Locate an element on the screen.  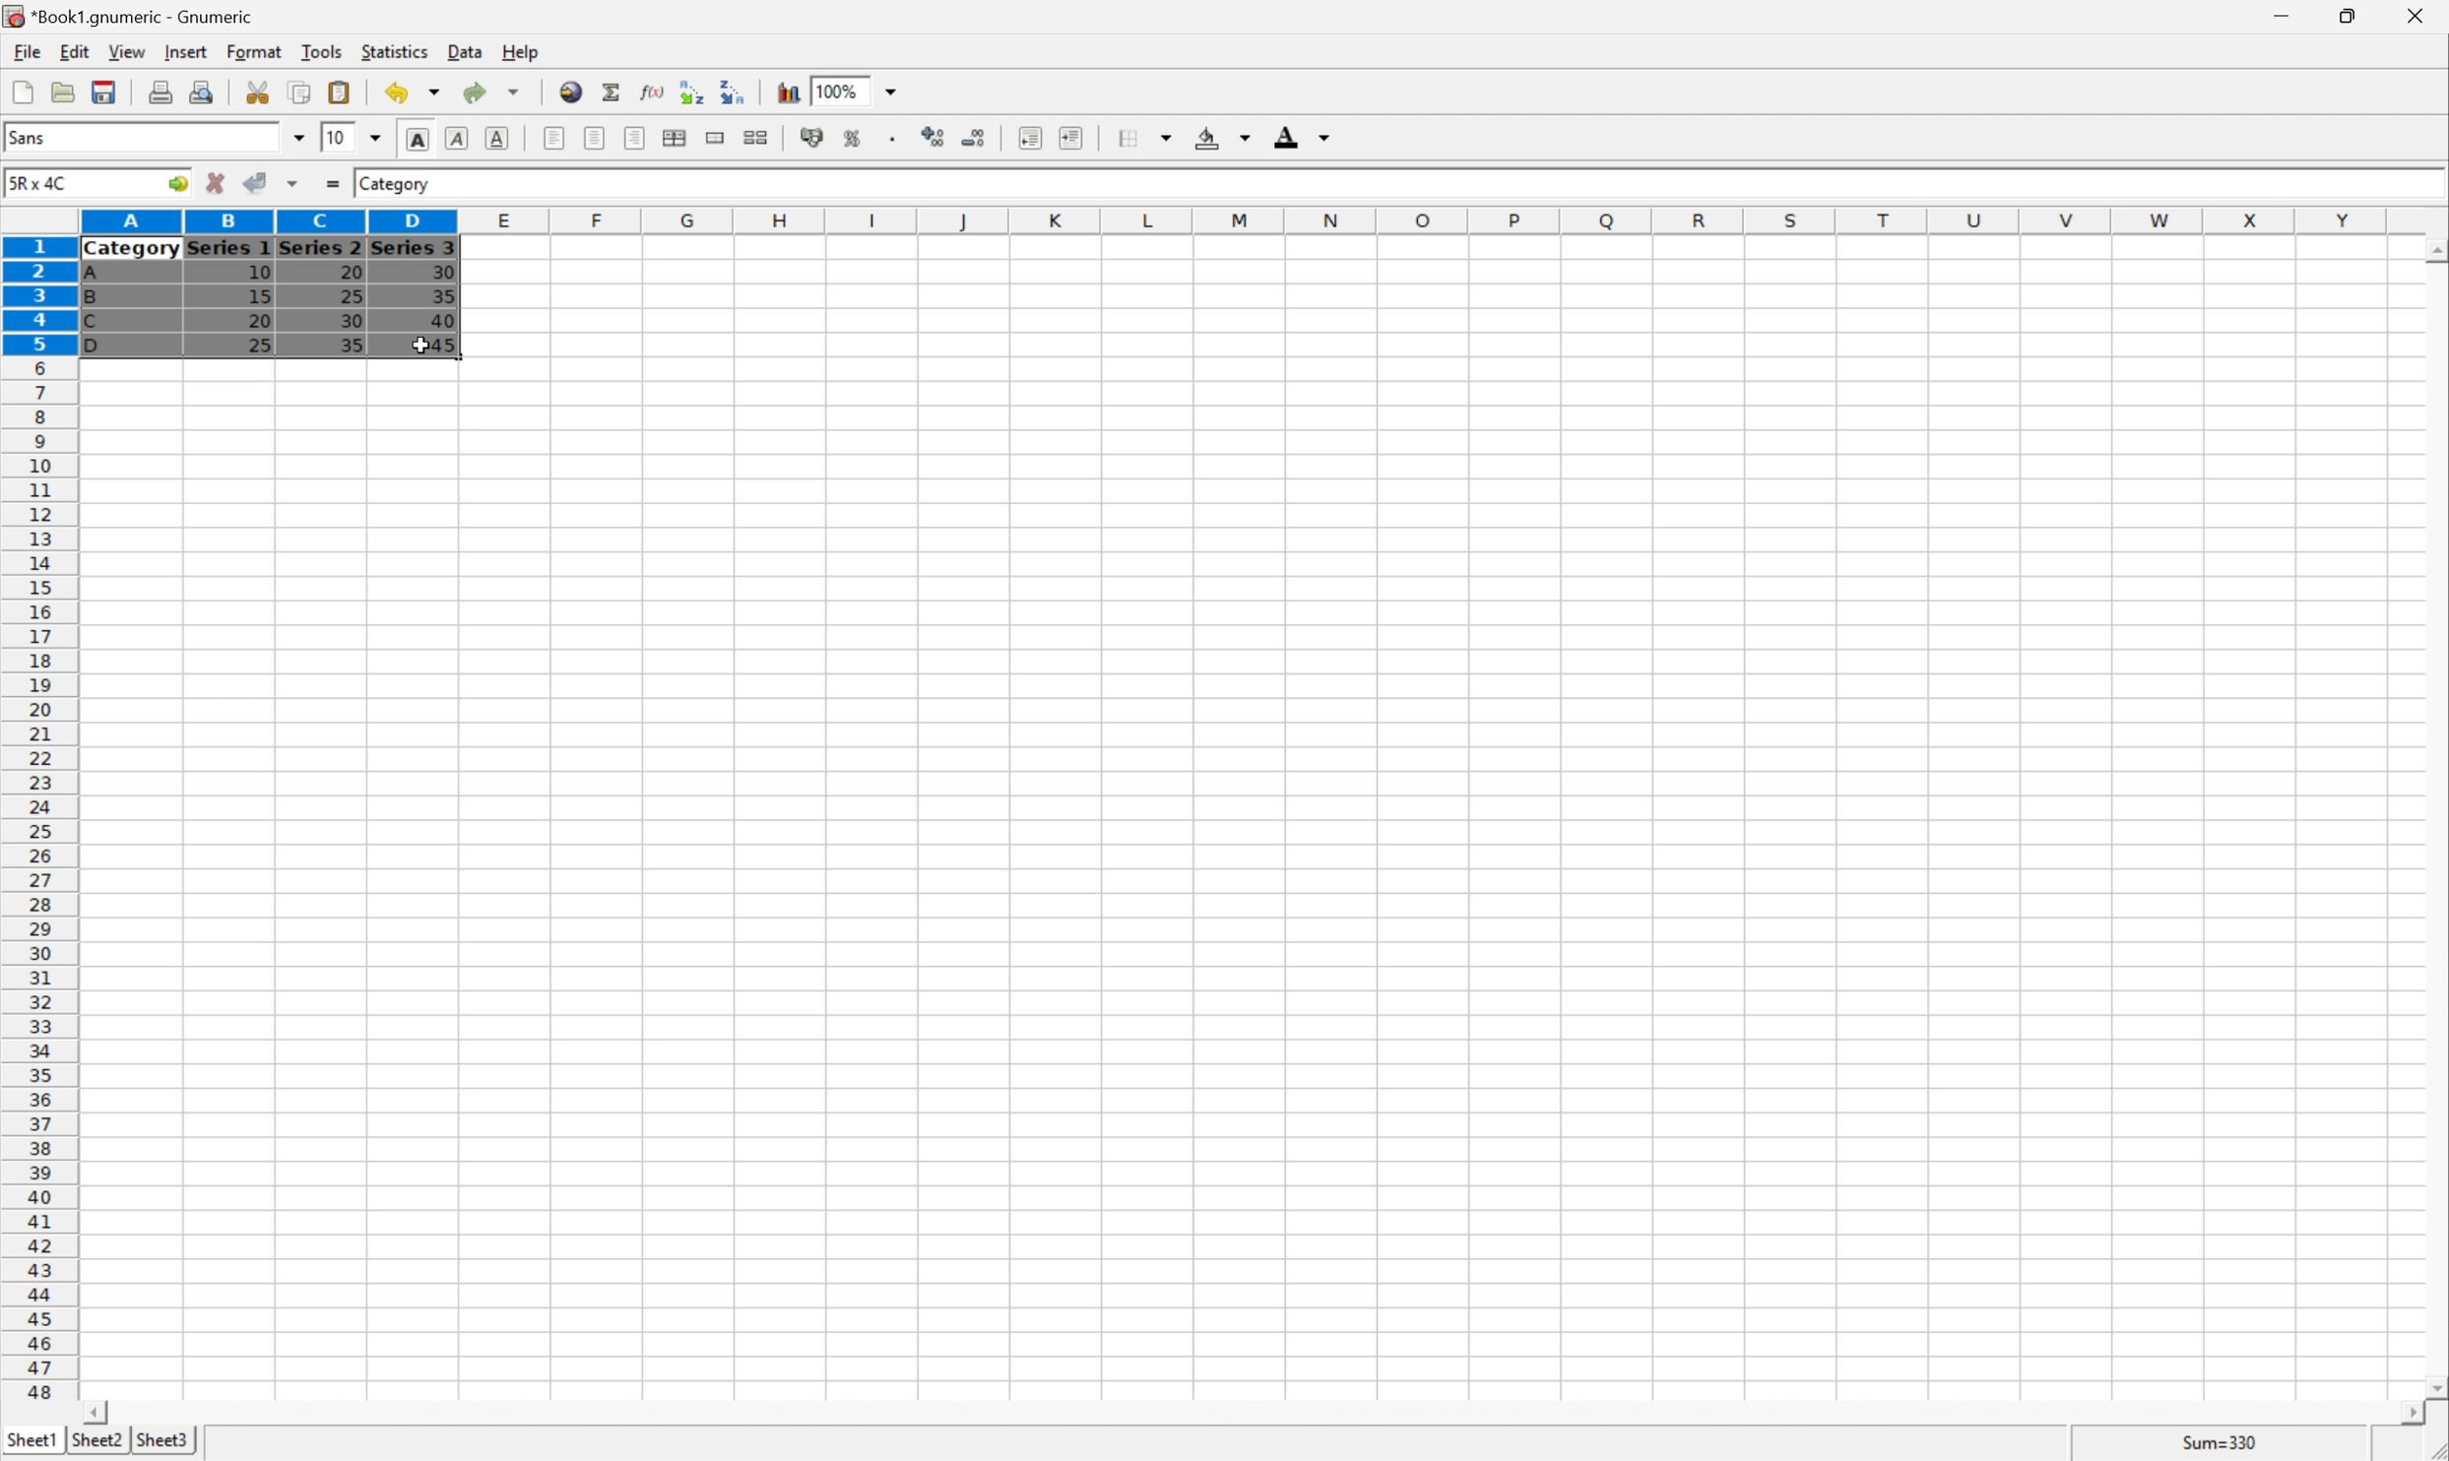
Format selection as percentage is located at coordinates (853, 139).